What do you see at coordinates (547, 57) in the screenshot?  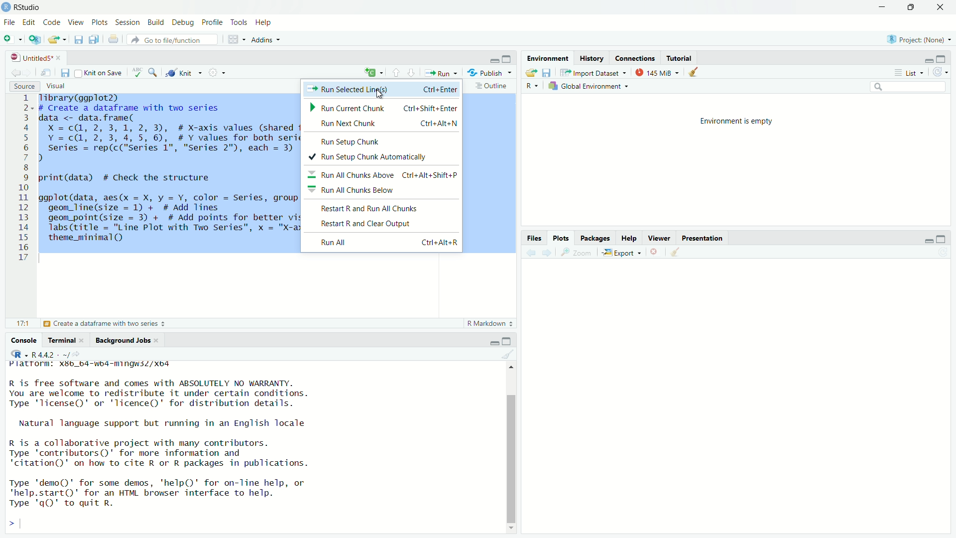 I see `Environment` at bounding box center [547, 57].